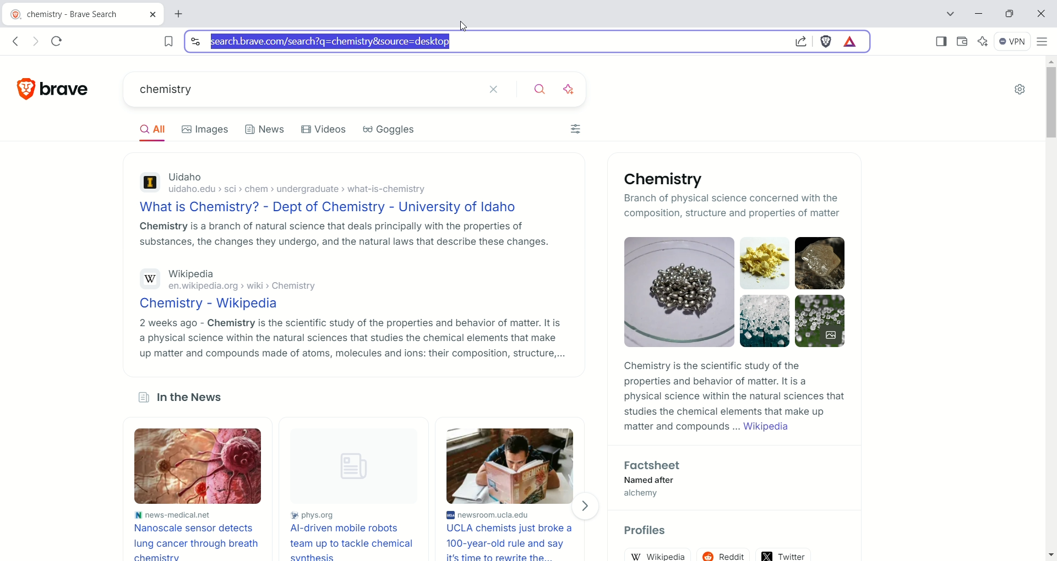  I want to click on close, so click(1039, 15).